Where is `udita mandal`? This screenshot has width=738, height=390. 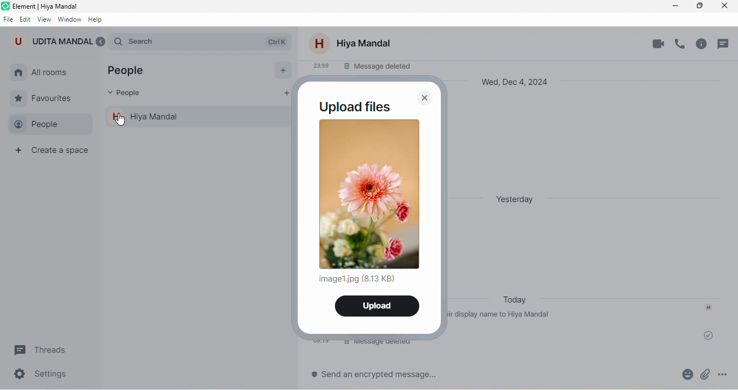
udita mandal is located at coordinates (52, 41).